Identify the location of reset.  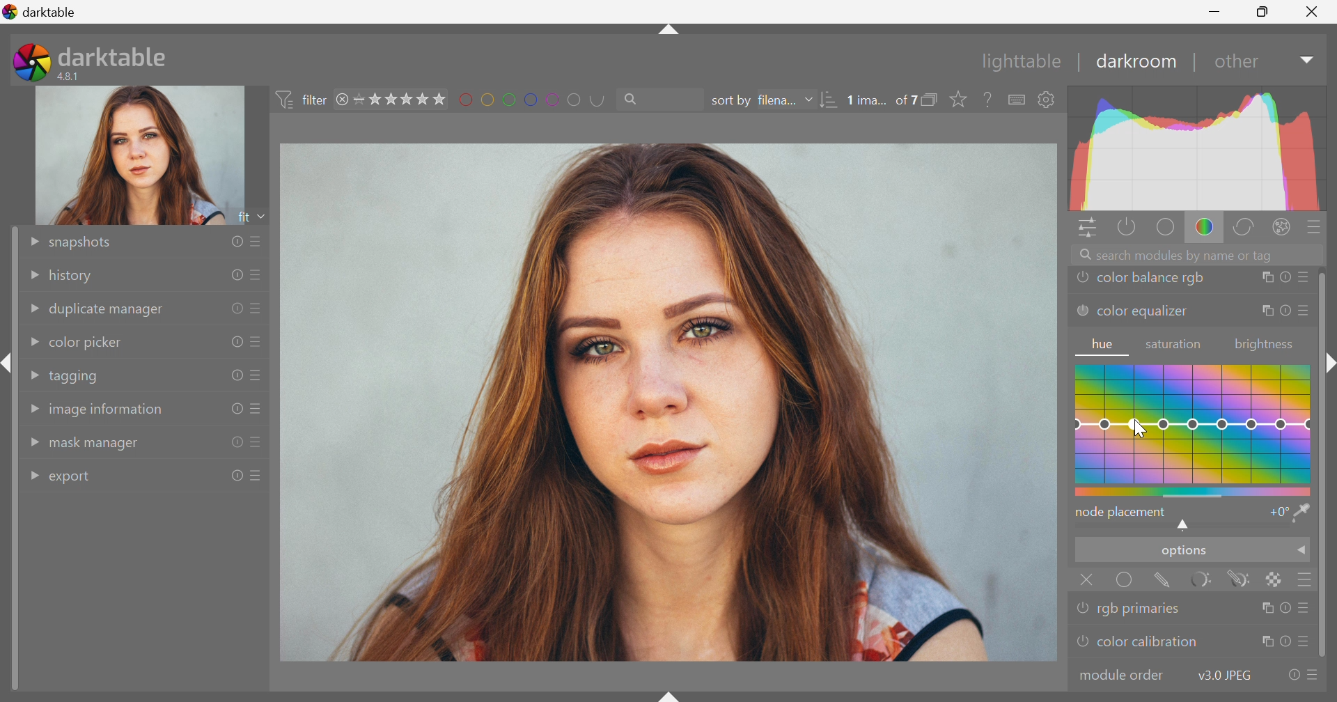
(237, 242).